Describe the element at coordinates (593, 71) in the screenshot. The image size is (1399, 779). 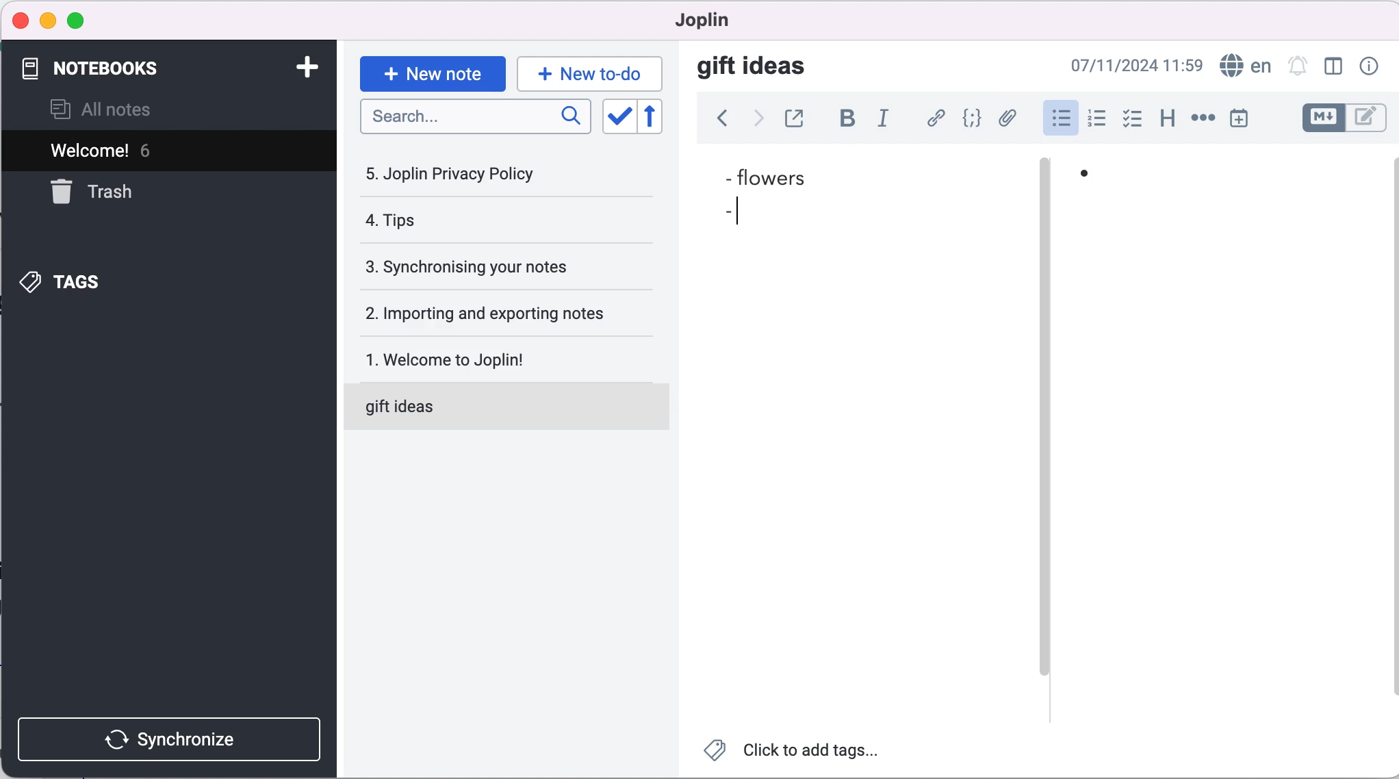
I see `new to-do` at that location.